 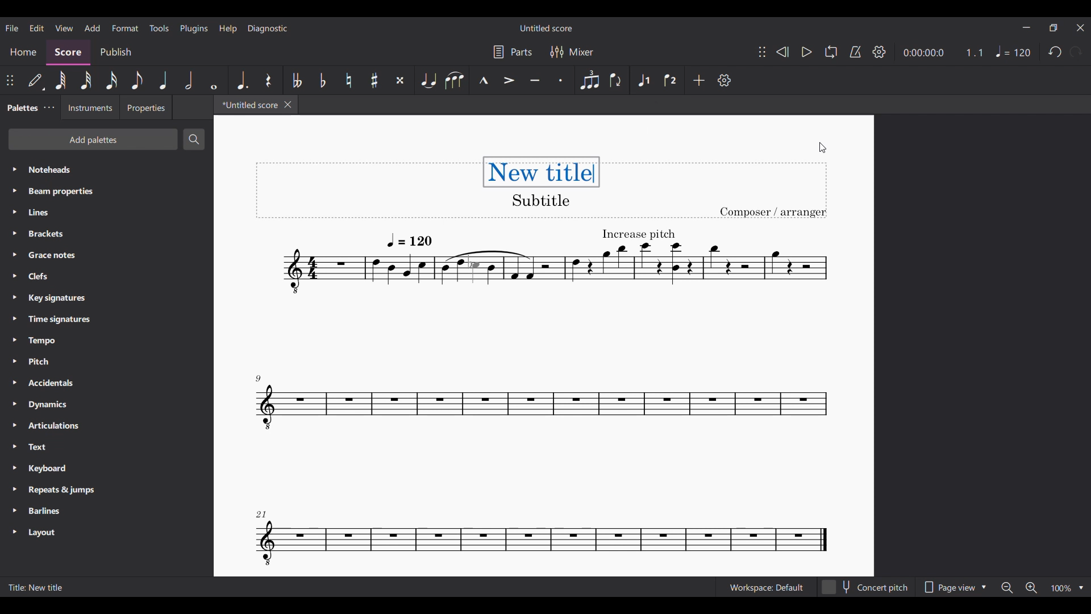 What do you see at coordinates (13, 28) in the screenshot?
I see `File menu` at bounding box center [13, 28].